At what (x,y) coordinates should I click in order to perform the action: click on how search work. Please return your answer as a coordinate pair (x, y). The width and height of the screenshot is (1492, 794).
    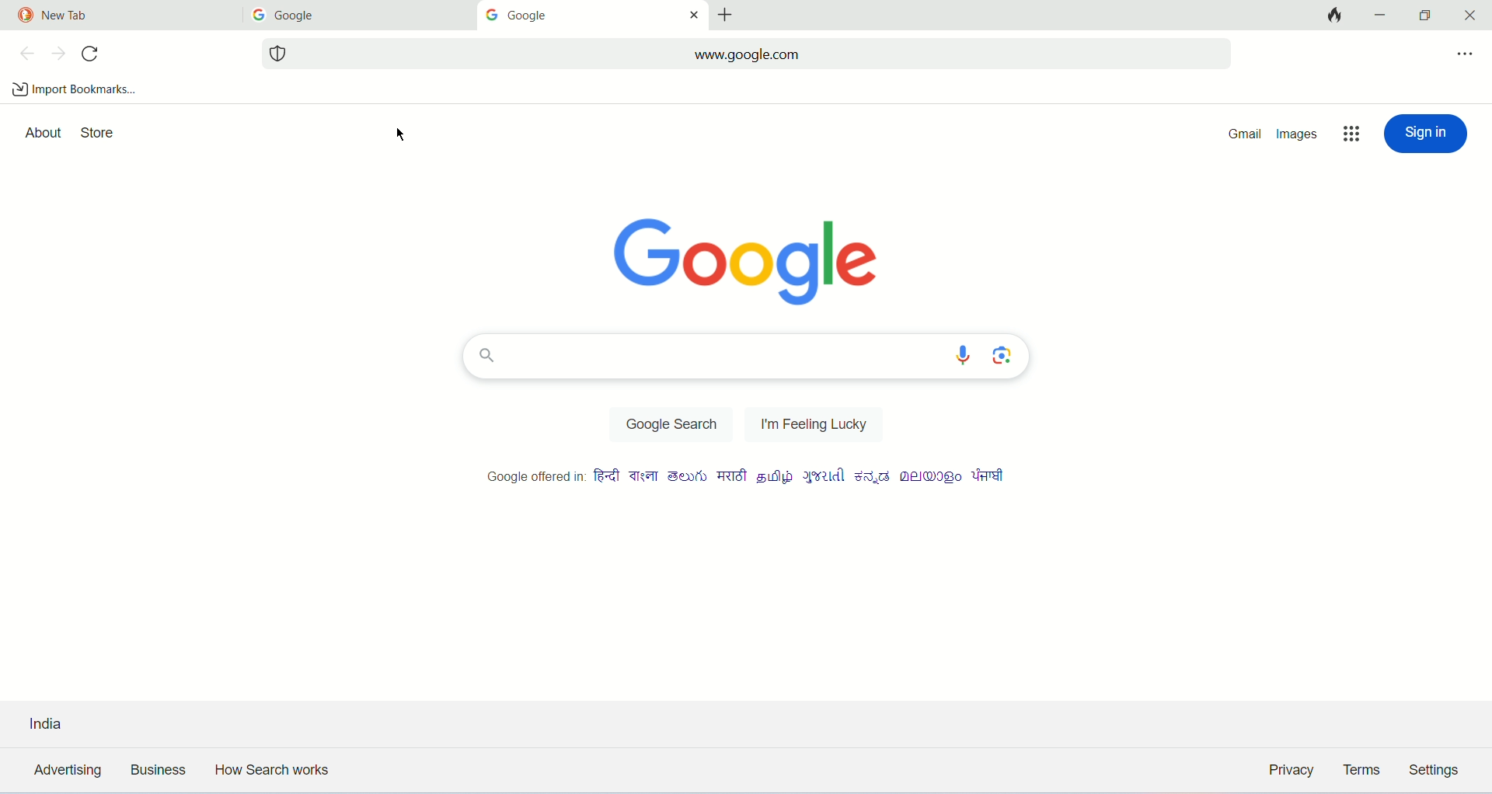
    Looking at the image, I should click on (273, 769).